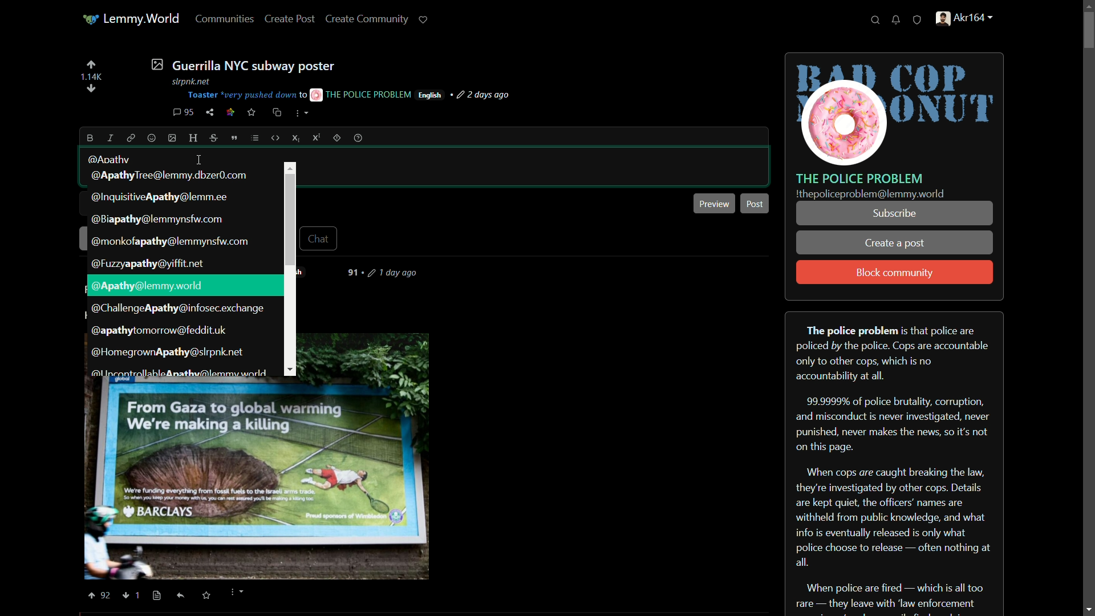  I want to click on subscribe, so click(894, 213).